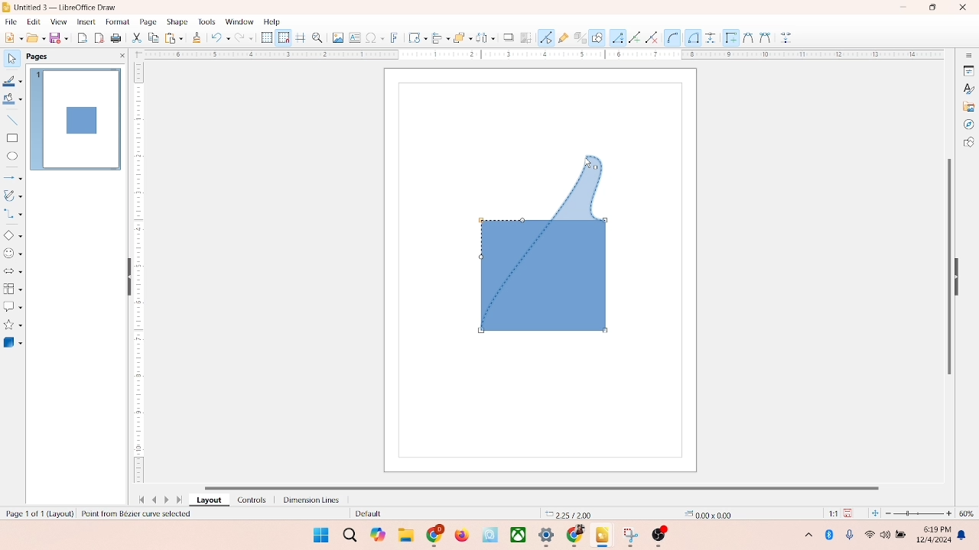 This screenshot has width=979, height=550. I want to click on Bluetooth, so click(832, 535).